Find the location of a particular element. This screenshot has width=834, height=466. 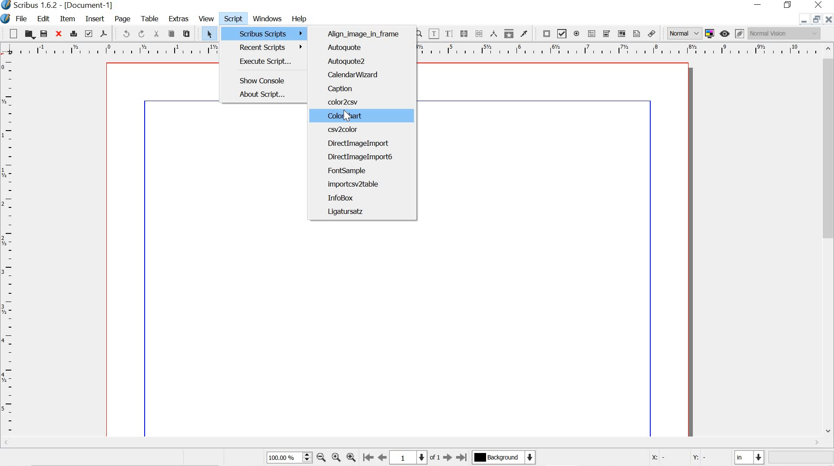

Normal is located at coordinates (683, 33).